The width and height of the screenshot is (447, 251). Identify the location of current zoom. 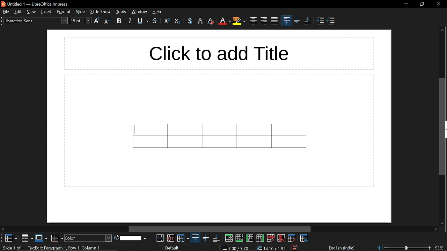
(441, 248).